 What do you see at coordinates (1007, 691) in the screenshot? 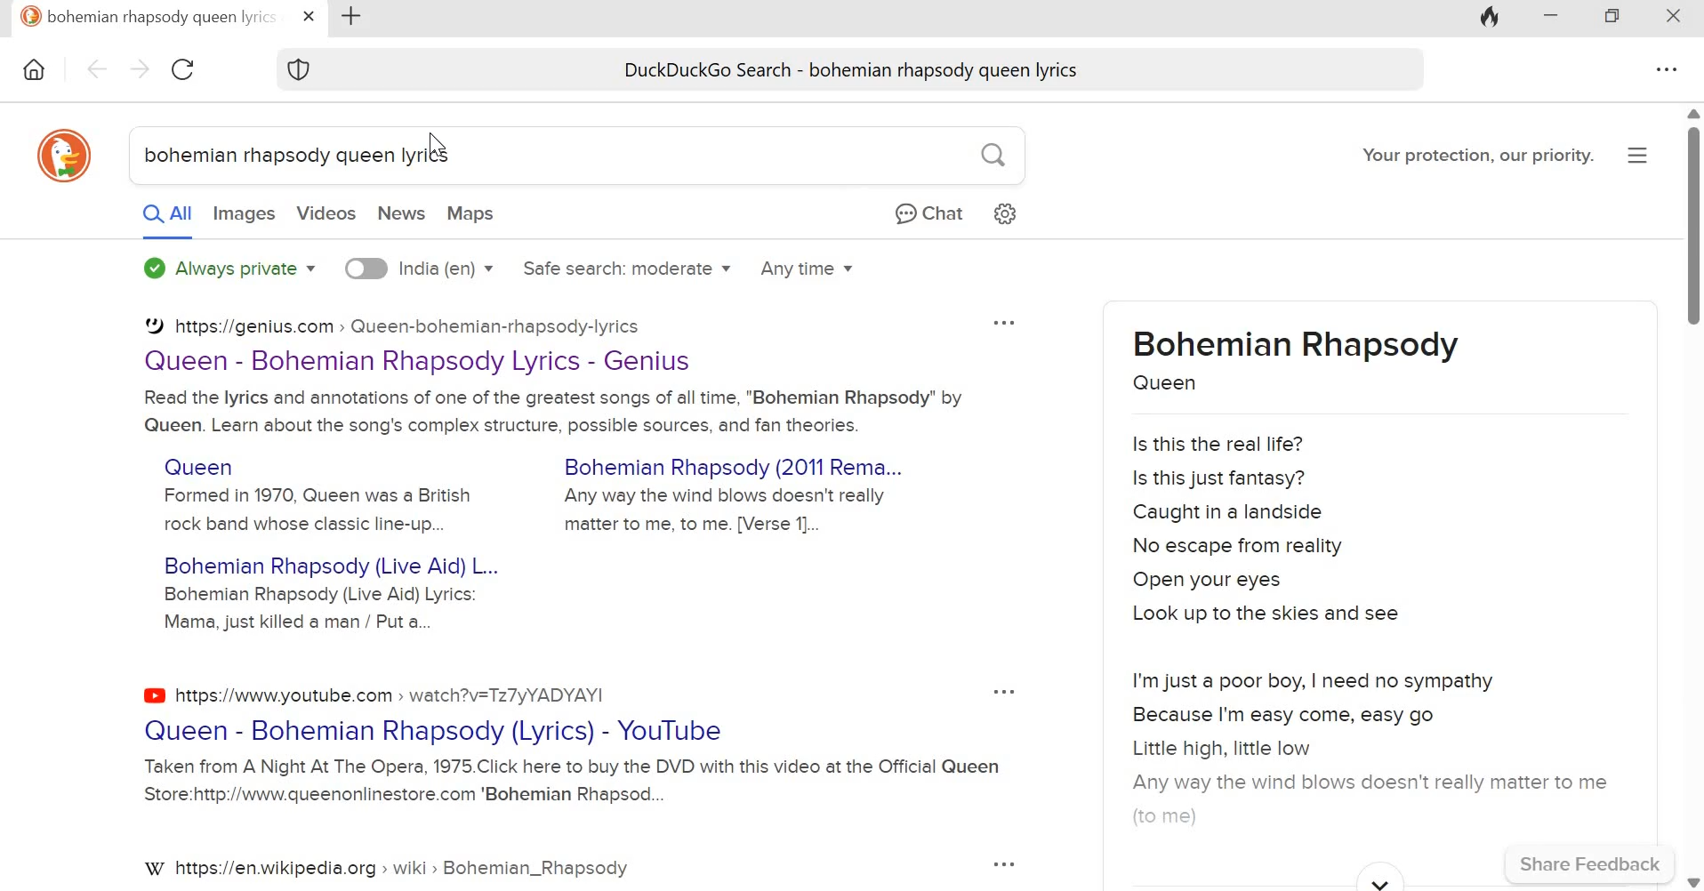
I see `options` at bounding box center [1007, 691].